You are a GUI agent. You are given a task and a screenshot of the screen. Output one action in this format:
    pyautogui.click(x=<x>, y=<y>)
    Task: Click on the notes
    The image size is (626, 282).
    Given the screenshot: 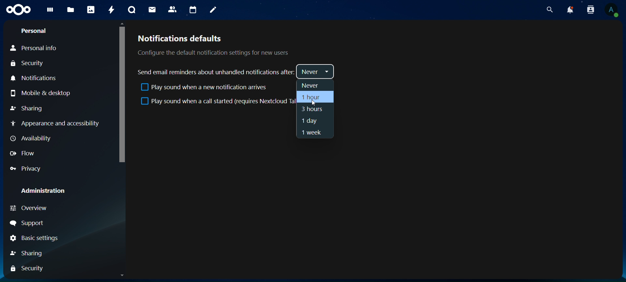 What is the action you would take?
    pyautogui.click(x=213, y=10)
    